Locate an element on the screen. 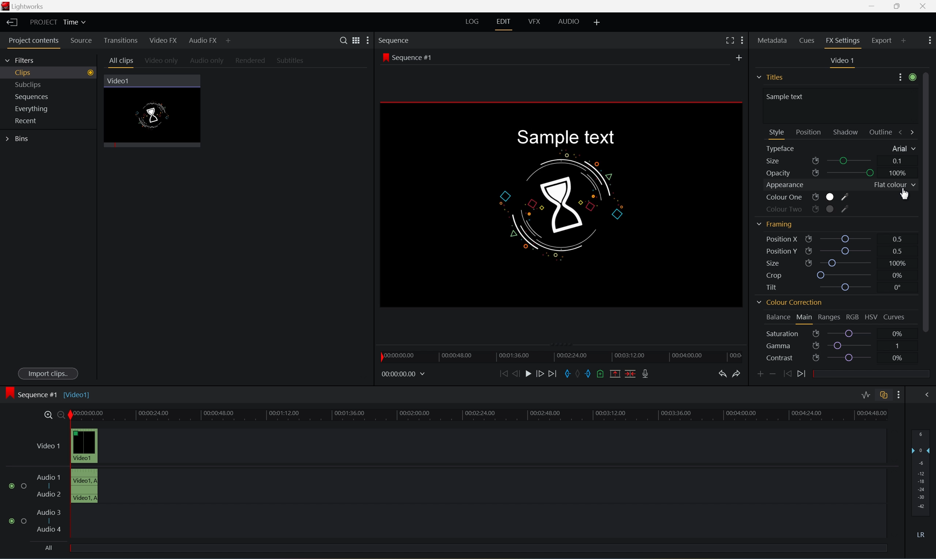  everything is located at coordinates (35, 109).